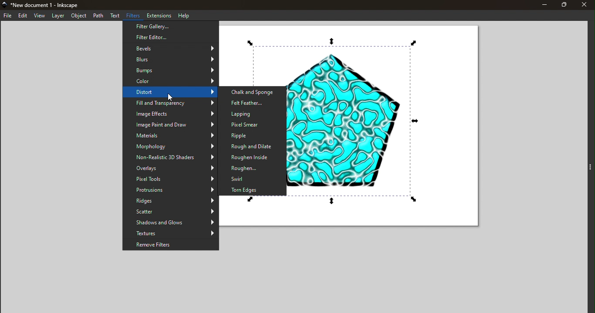 The width and height of the screenshot is (595, 313). Describe the element at coordinates (250, 113) in the screenshot. I see `Lapping` at that location.